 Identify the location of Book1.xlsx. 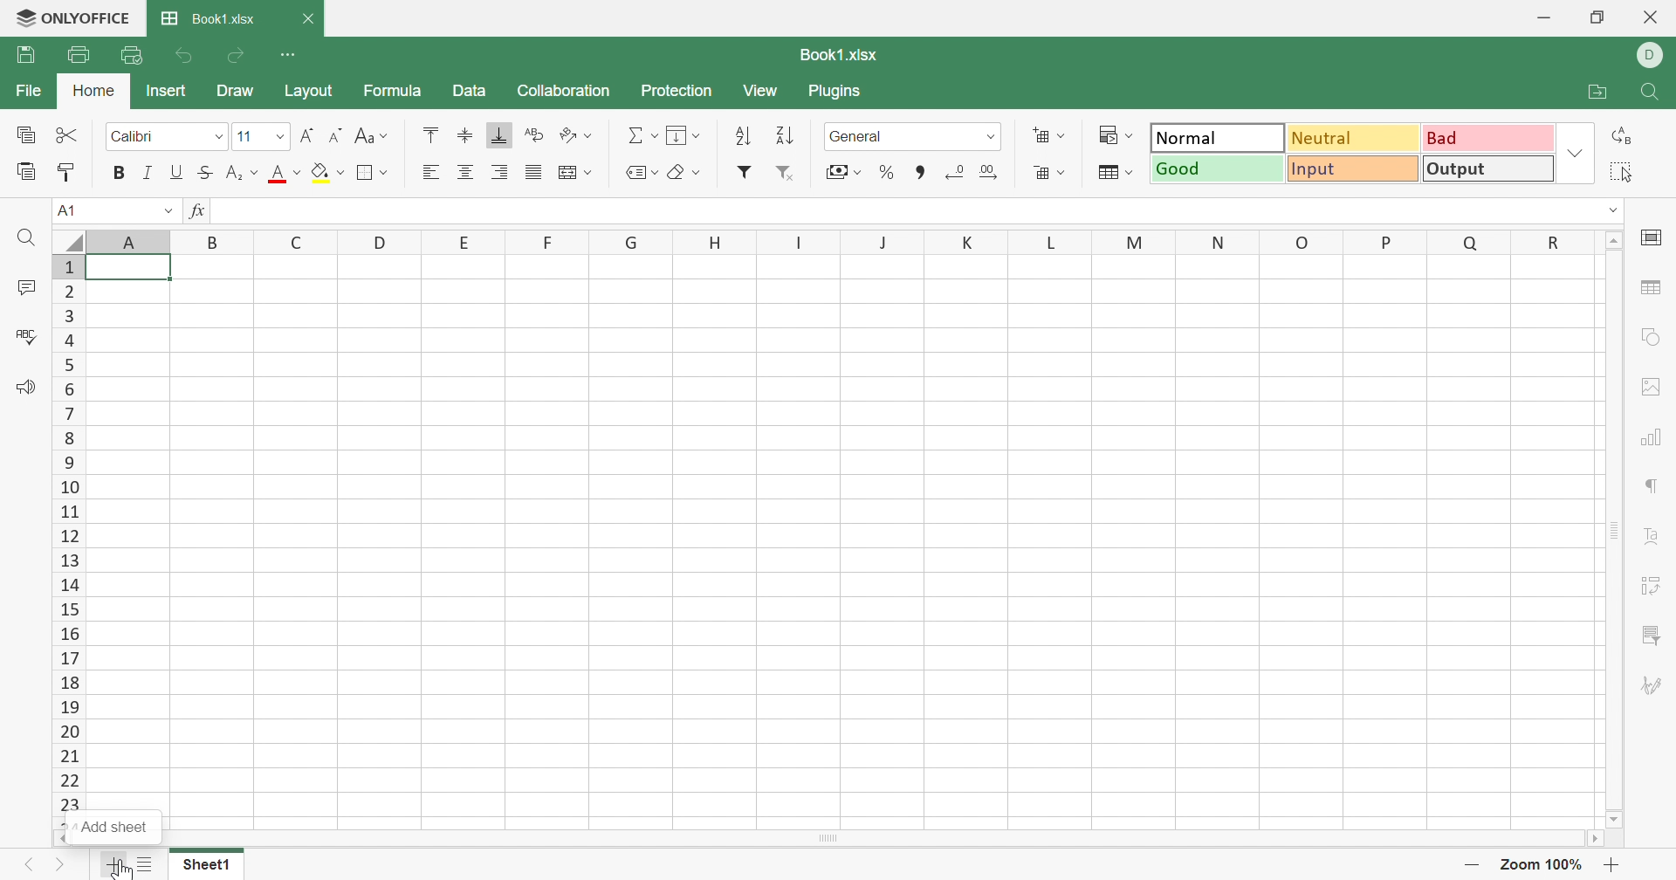
(847, 55).